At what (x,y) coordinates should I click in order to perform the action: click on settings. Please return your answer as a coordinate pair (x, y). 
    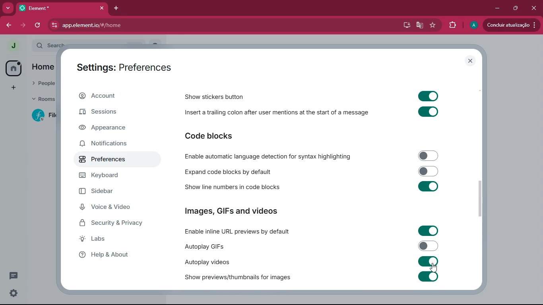
    Looking at the image, I should click on (13, 293).